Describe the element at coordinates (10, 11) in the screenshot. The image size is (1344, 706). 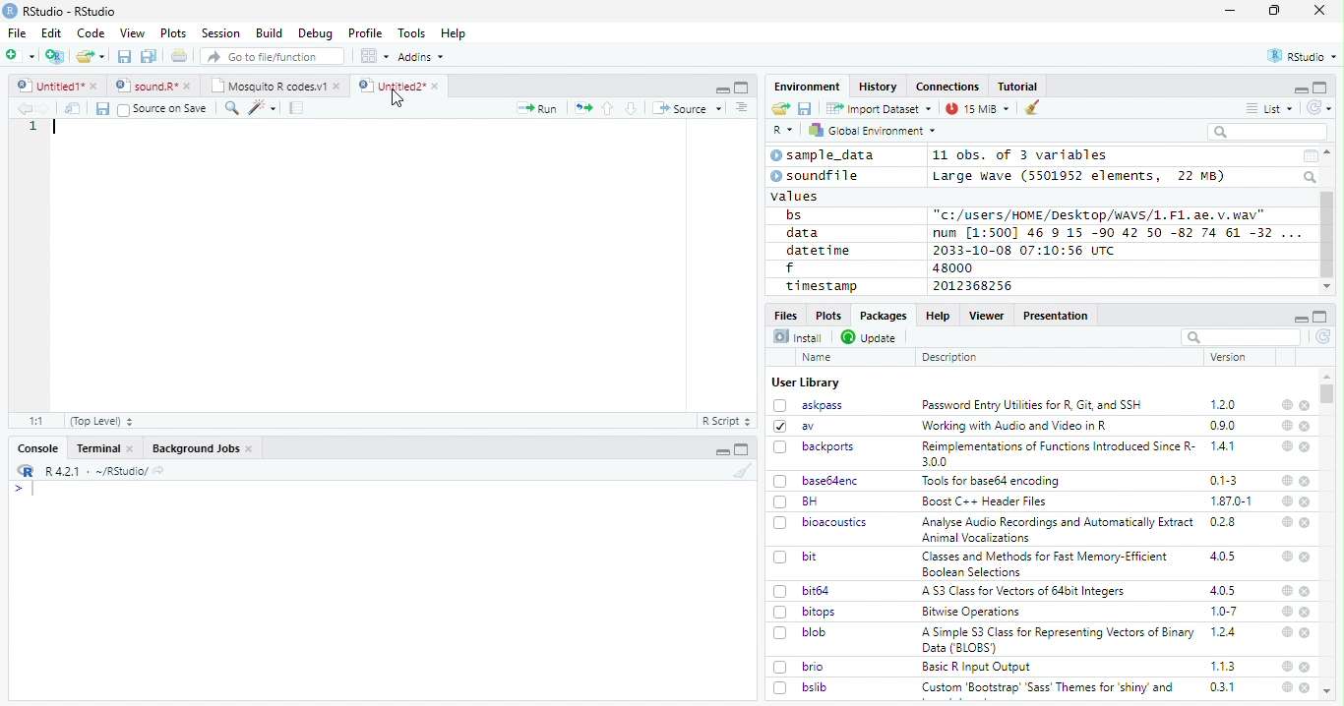
I see `logo` at that location.